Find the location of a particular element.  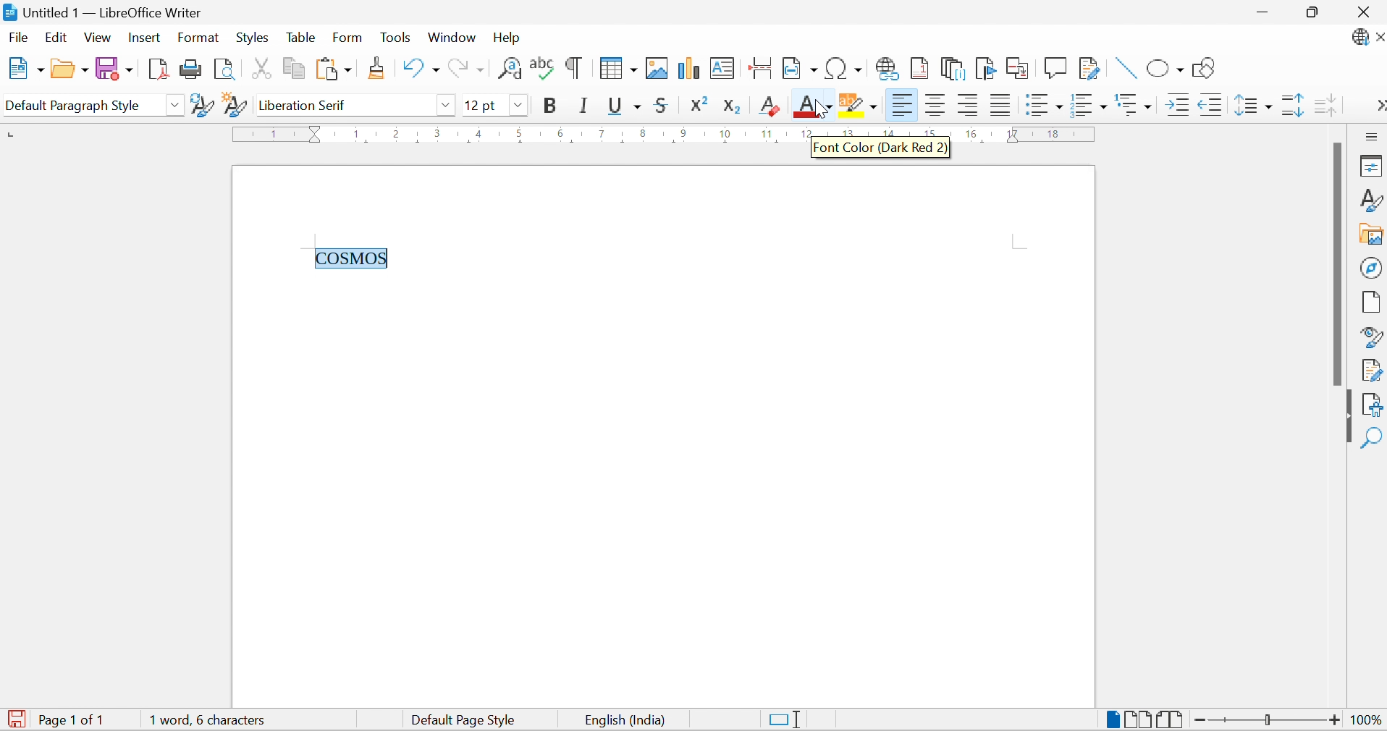

16 is located at coordinates (970, 135).